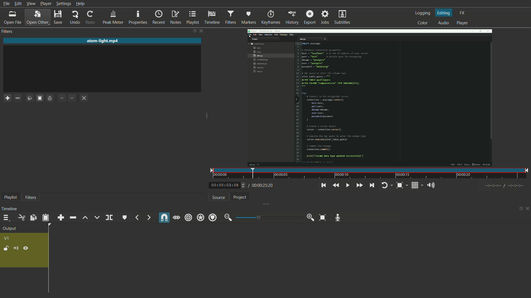  I want to click on change layout, so click(194, 30).